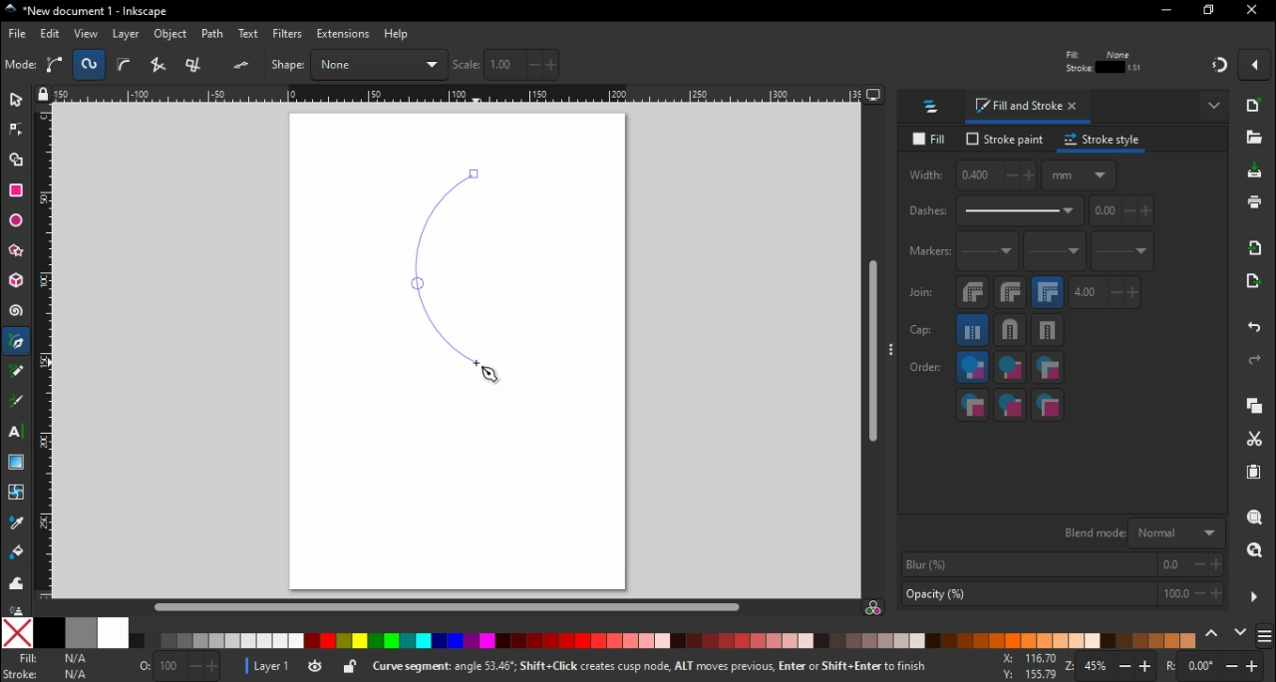  What do you see at coordinates (1064, 564) in the screenshot?
I see `blur` at bounding box center [1064, 564].